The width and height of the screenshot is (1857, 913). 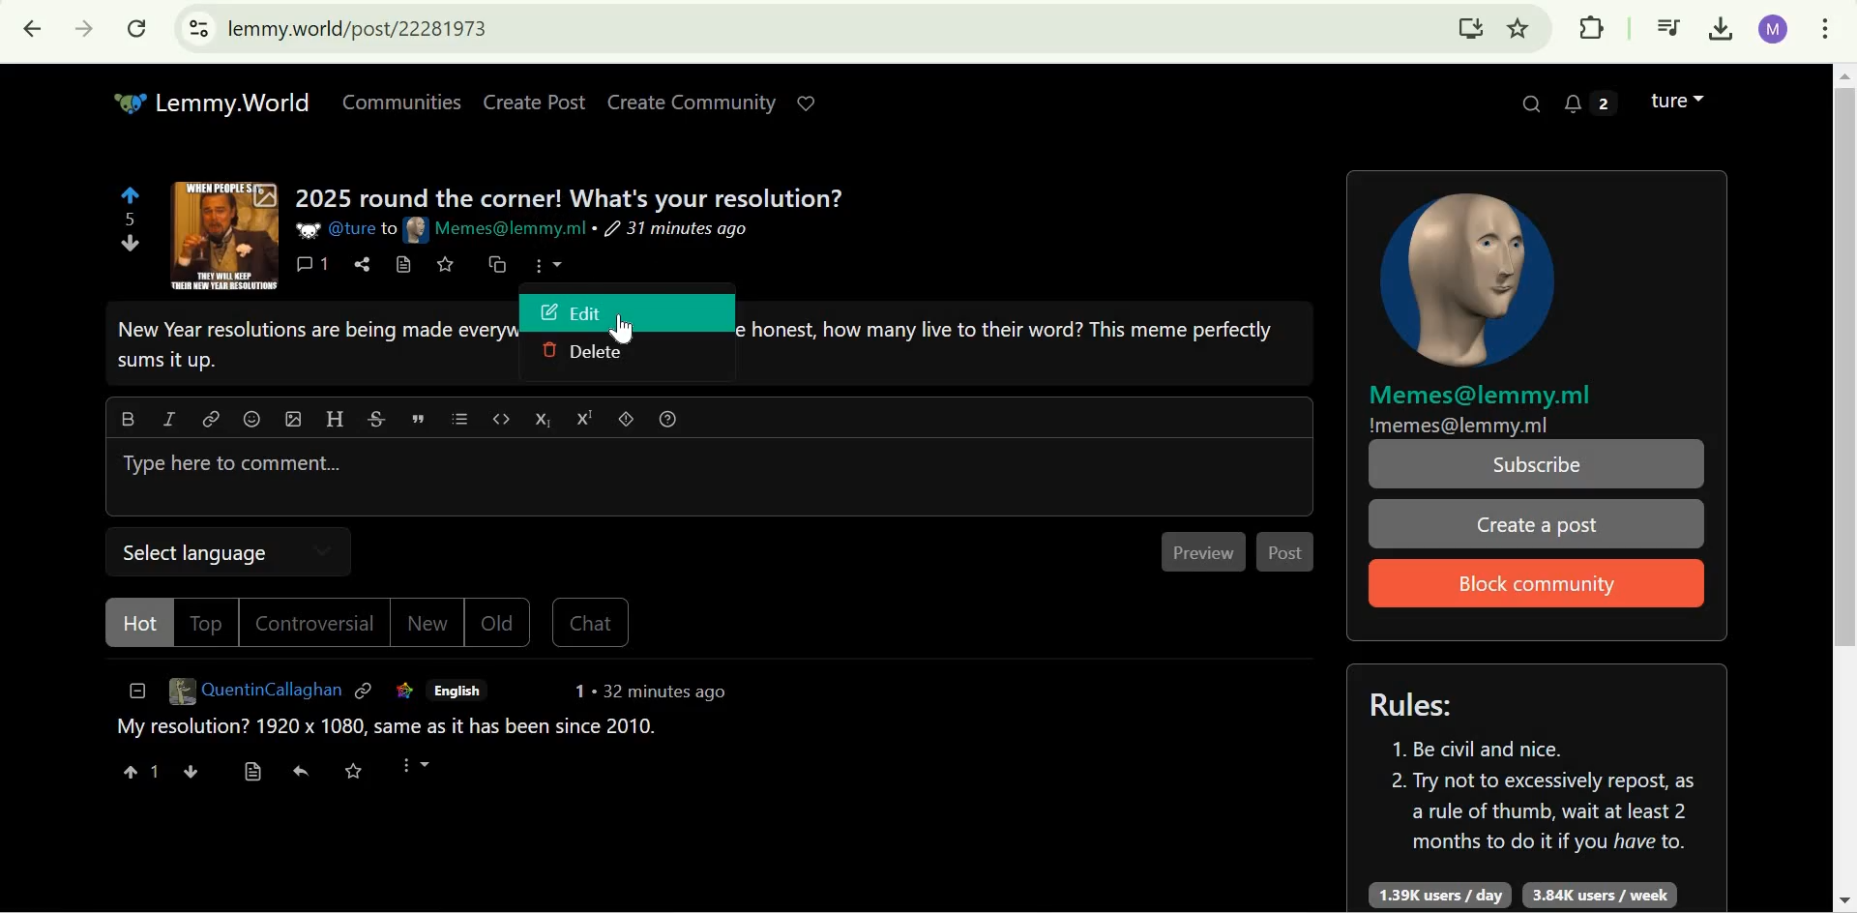 What do you see at coordinates (377, 728) in the screenshot?
I see `My resolution? 1920 x 1080, same as it has been since 2010.` at bounding box center [377, 728].